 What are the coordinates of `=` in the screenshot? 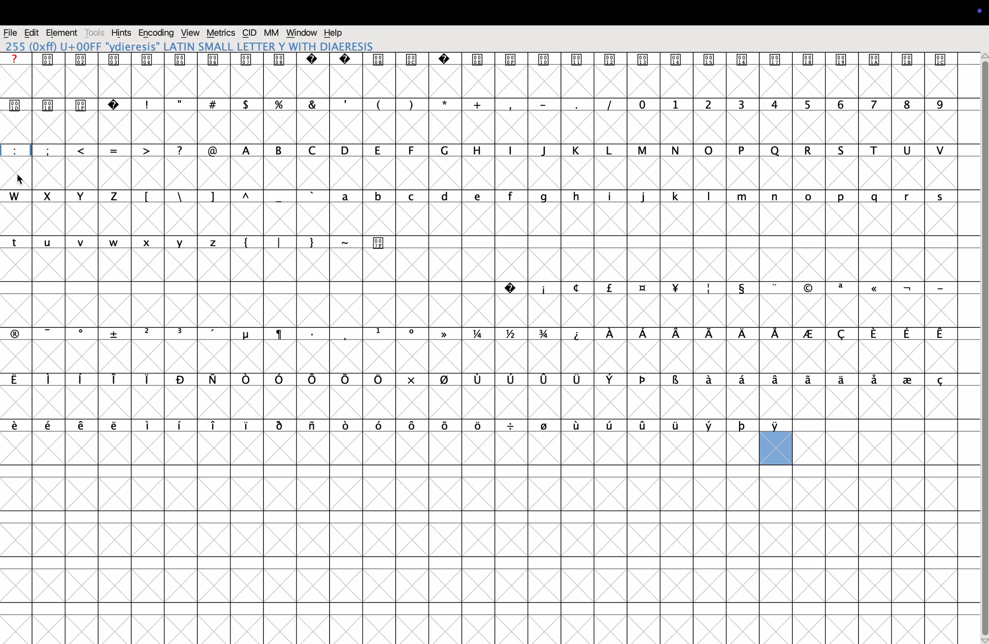 It's located at (115, 167).